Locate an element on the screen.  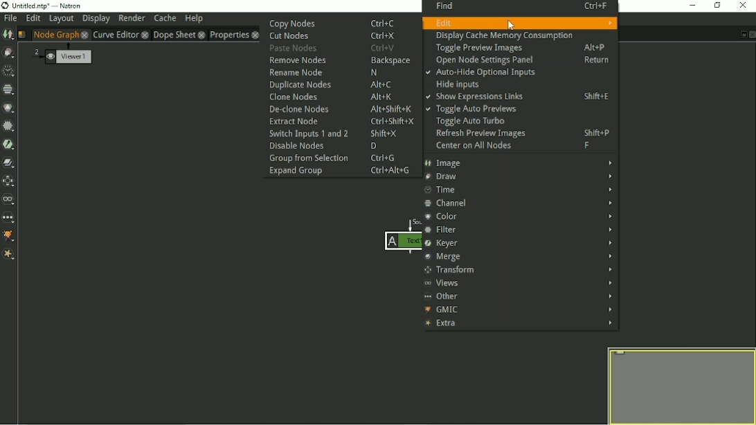
Show Expressions Links is located at coordinates (521, 97).